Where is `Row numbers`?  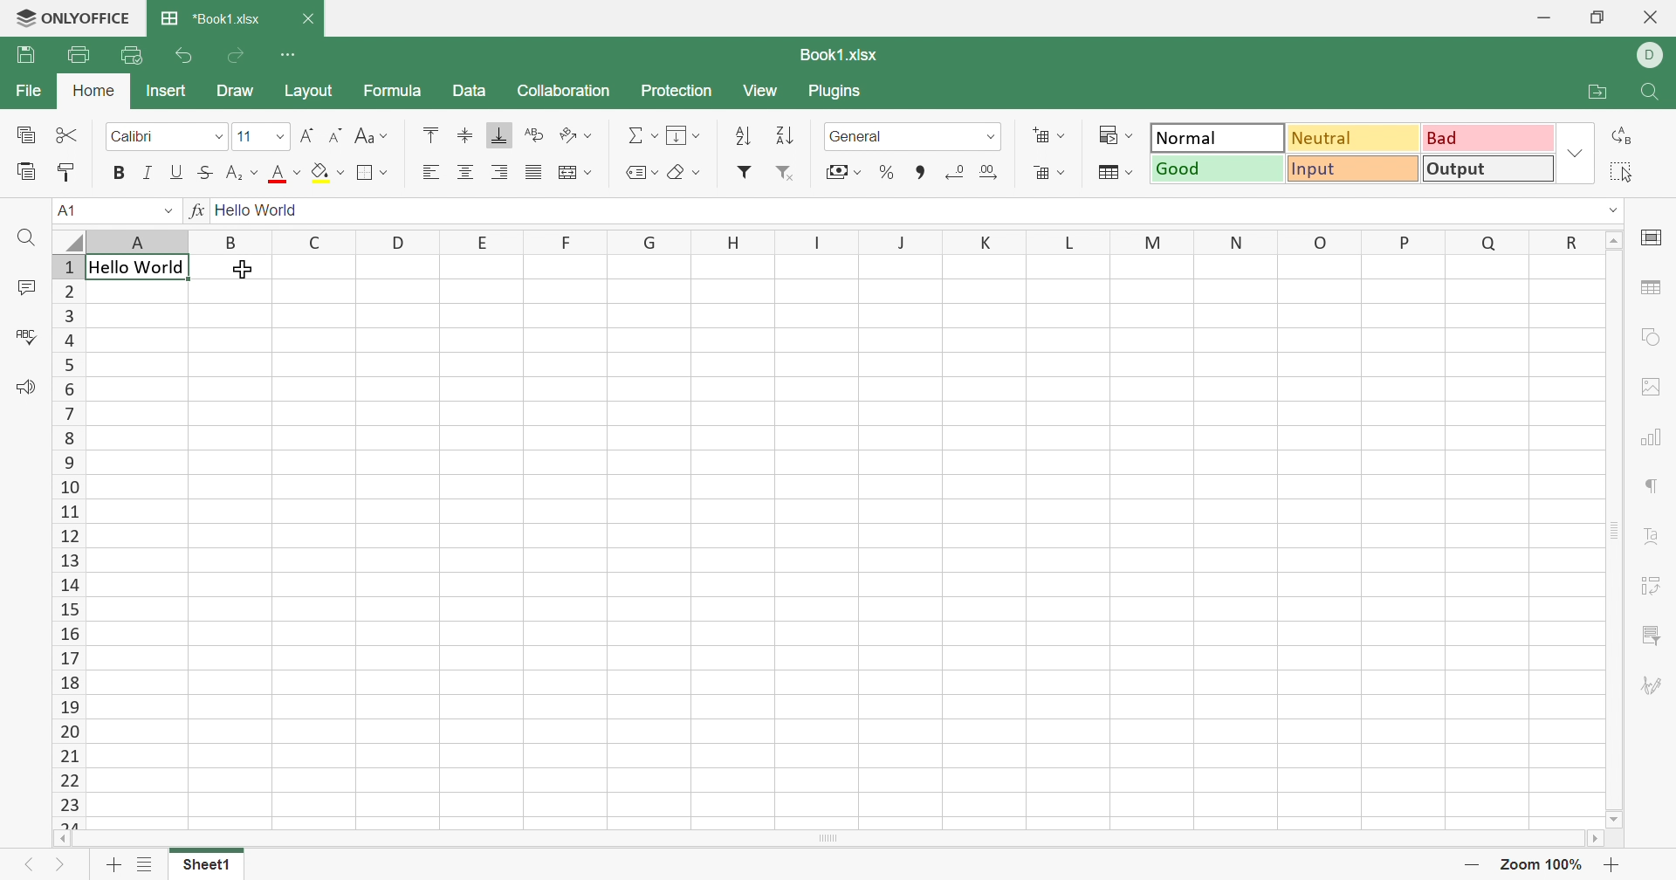 Row numbers is located at coordinates (69, 540).